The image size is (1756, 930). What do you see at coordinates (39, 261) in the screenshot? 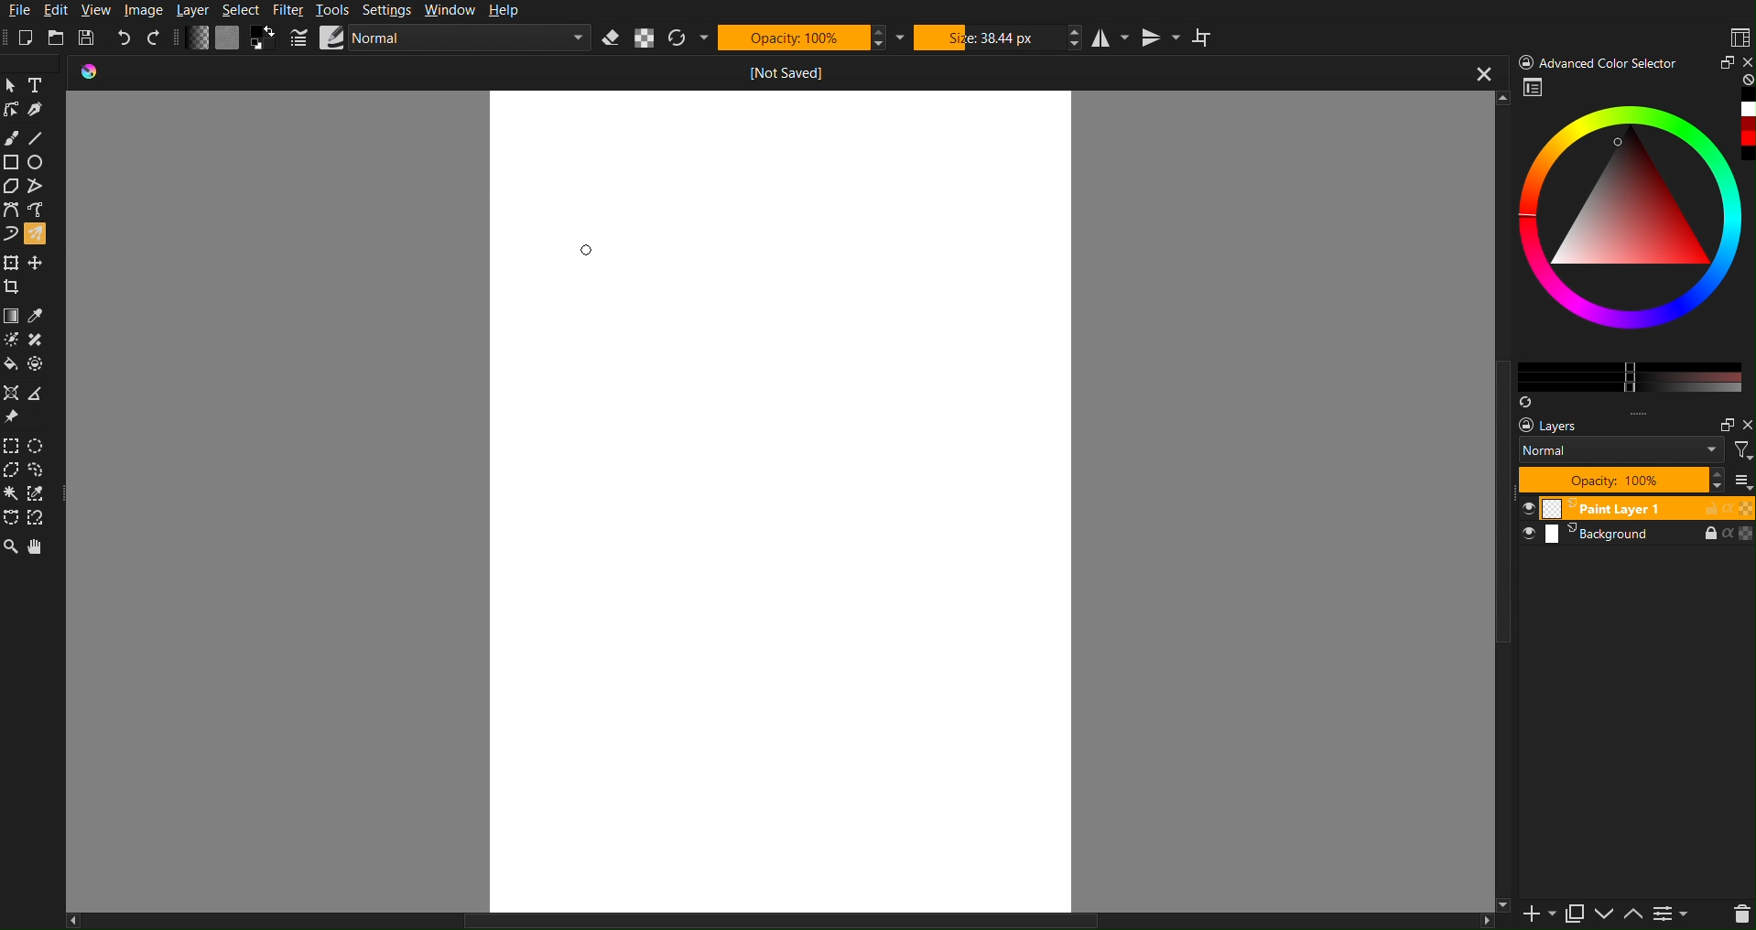
I see `Move Tool` at bounding box center [39, 261].